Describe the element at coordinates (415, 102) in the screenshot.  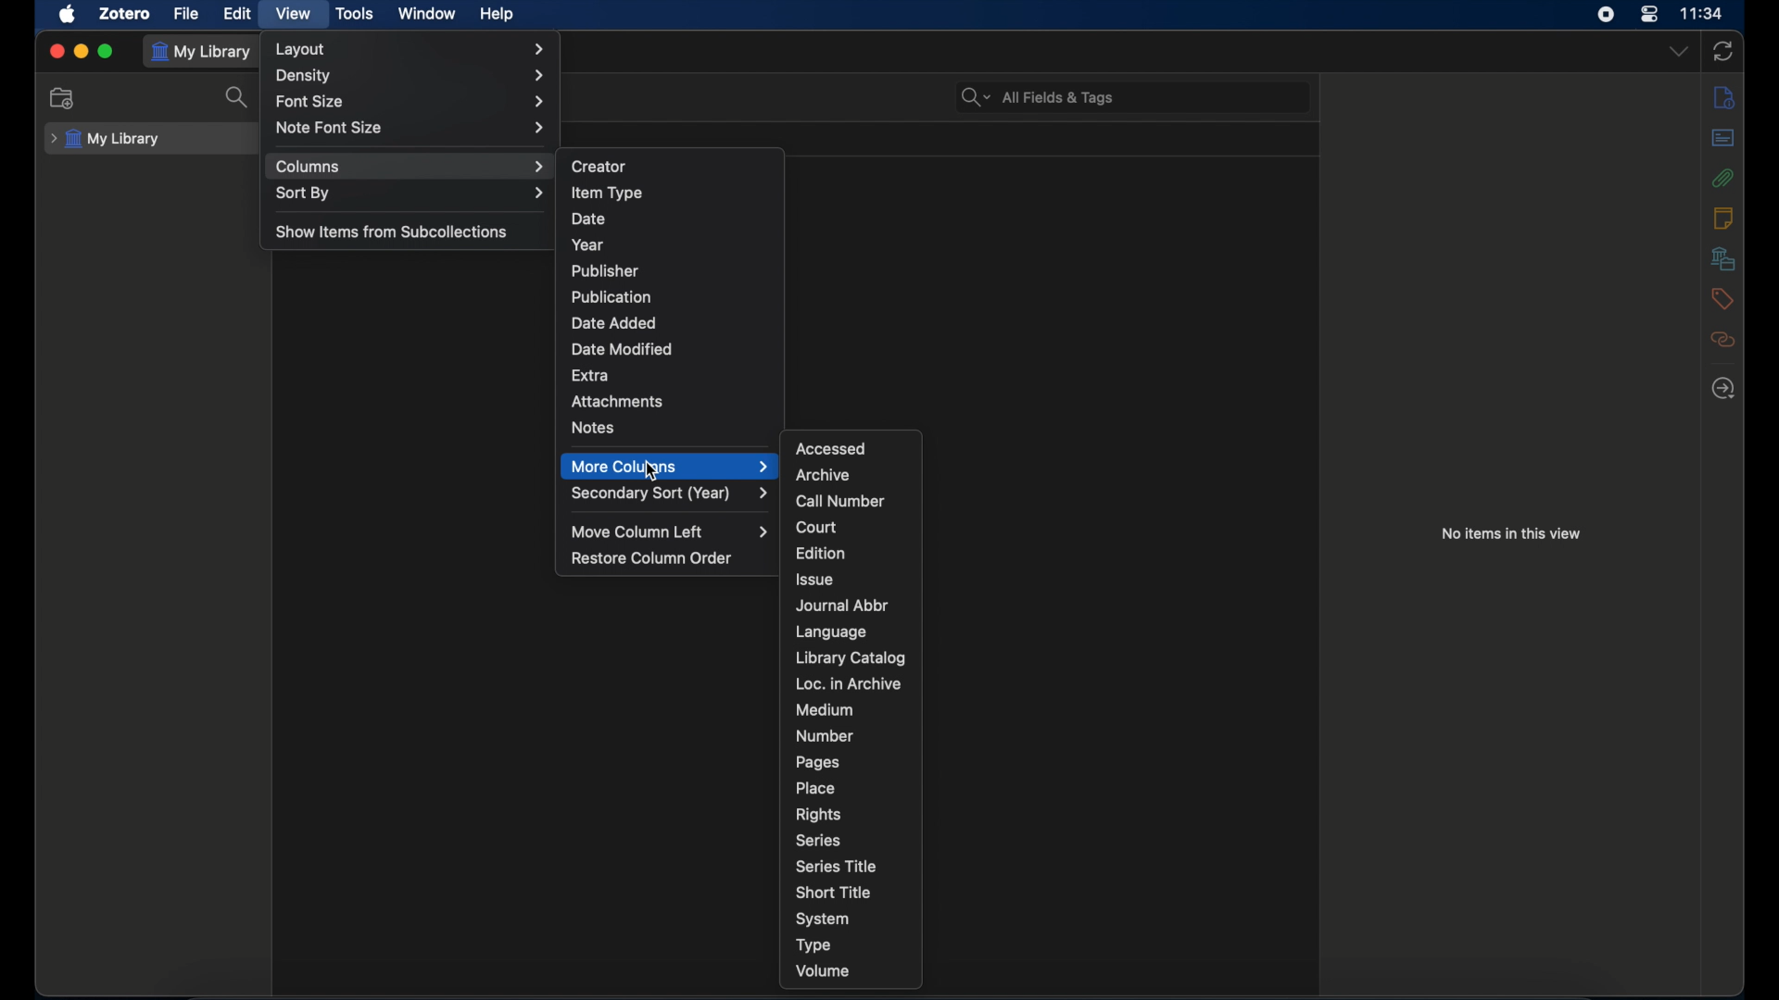
I see `font size` at that location.